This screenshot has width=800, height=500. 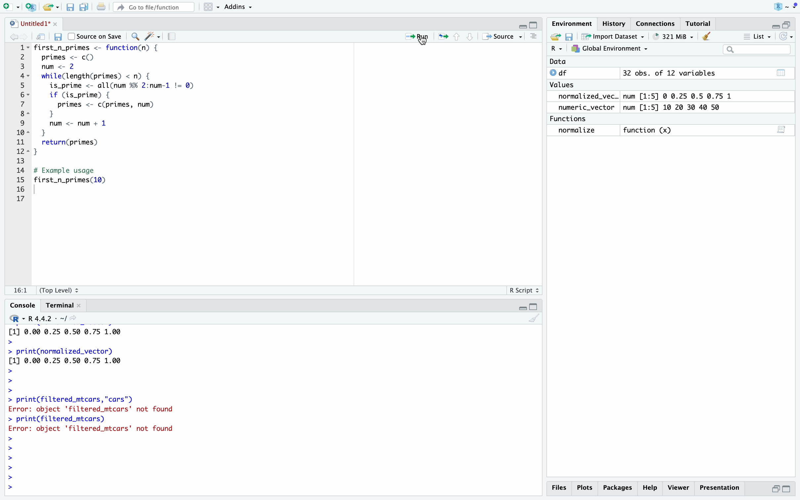 What do you see at coordinates (586, 487) in the screenshot?
I see `Plots` at bounding box center [586, 487].